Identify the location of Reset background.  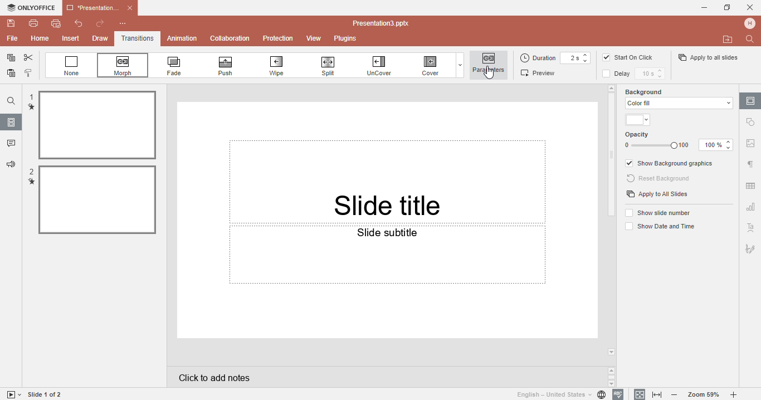
(660, 179).